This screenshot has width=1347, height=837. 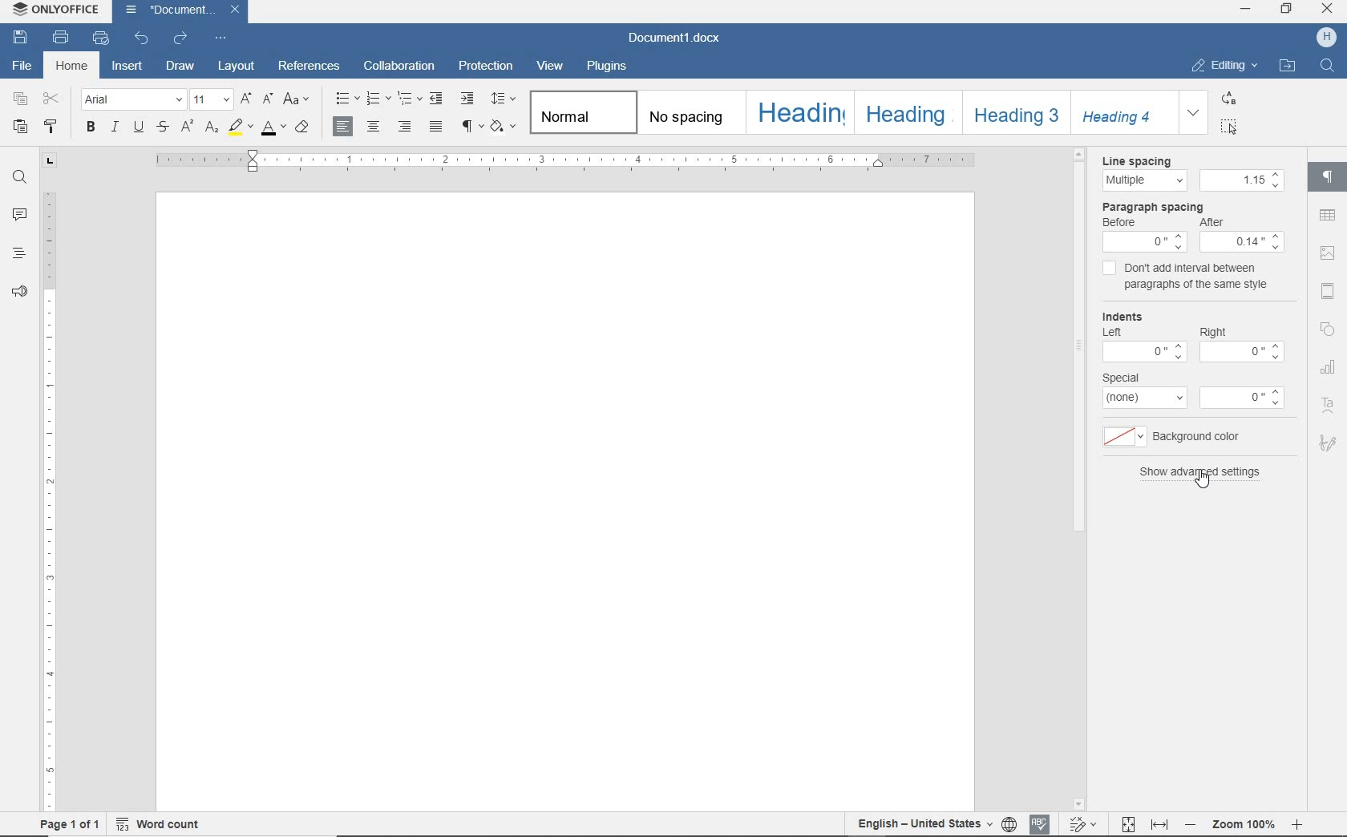 I want to click on subscript, so click(x=209, y=128).